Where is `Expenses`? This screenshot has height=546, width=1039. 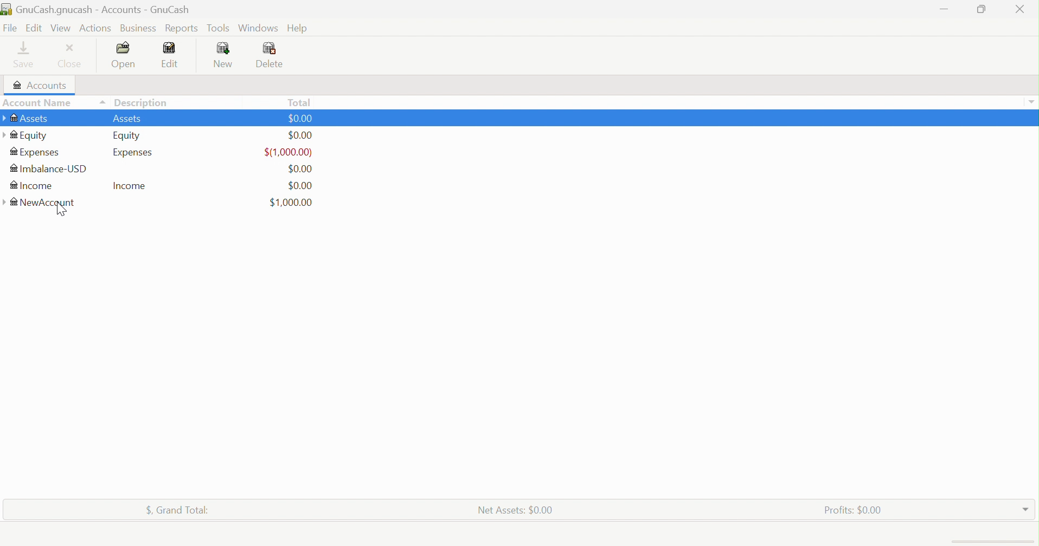 Expenses is located at coordinates (134, 152).